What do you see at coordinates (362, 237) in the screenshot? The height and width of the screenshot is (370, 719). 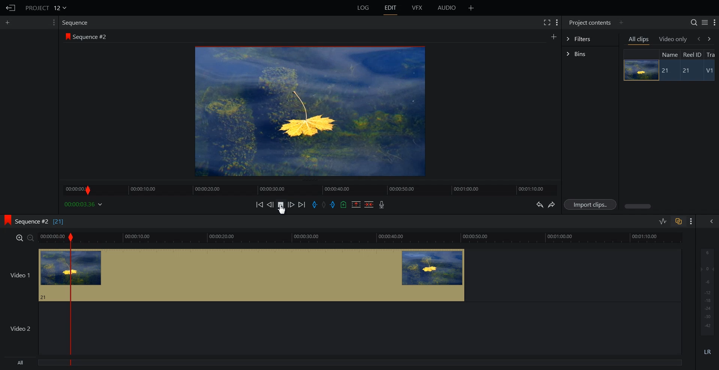 I see `video time` at bounding box center [362, 237].